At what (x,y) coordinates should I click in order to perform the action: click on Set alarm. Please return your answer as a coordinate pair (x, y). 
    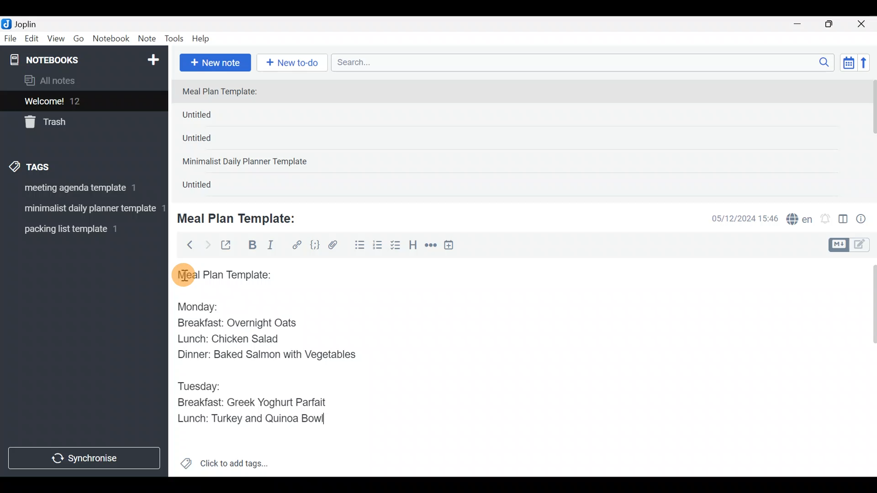
    Looking at the image, I should click on (826, 220).